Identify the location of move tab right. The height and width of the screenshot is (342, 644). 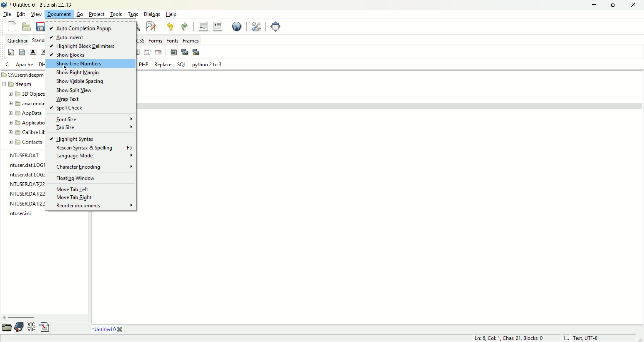
(74, 198).